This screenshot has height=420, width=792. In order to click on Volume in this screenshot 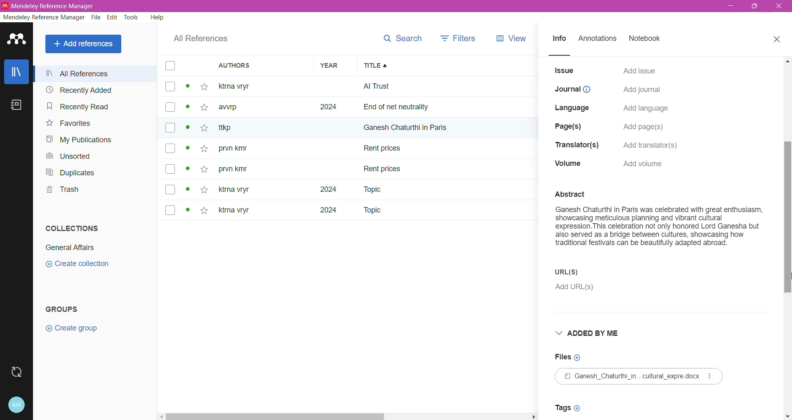, I will do `click(568, 165)`.